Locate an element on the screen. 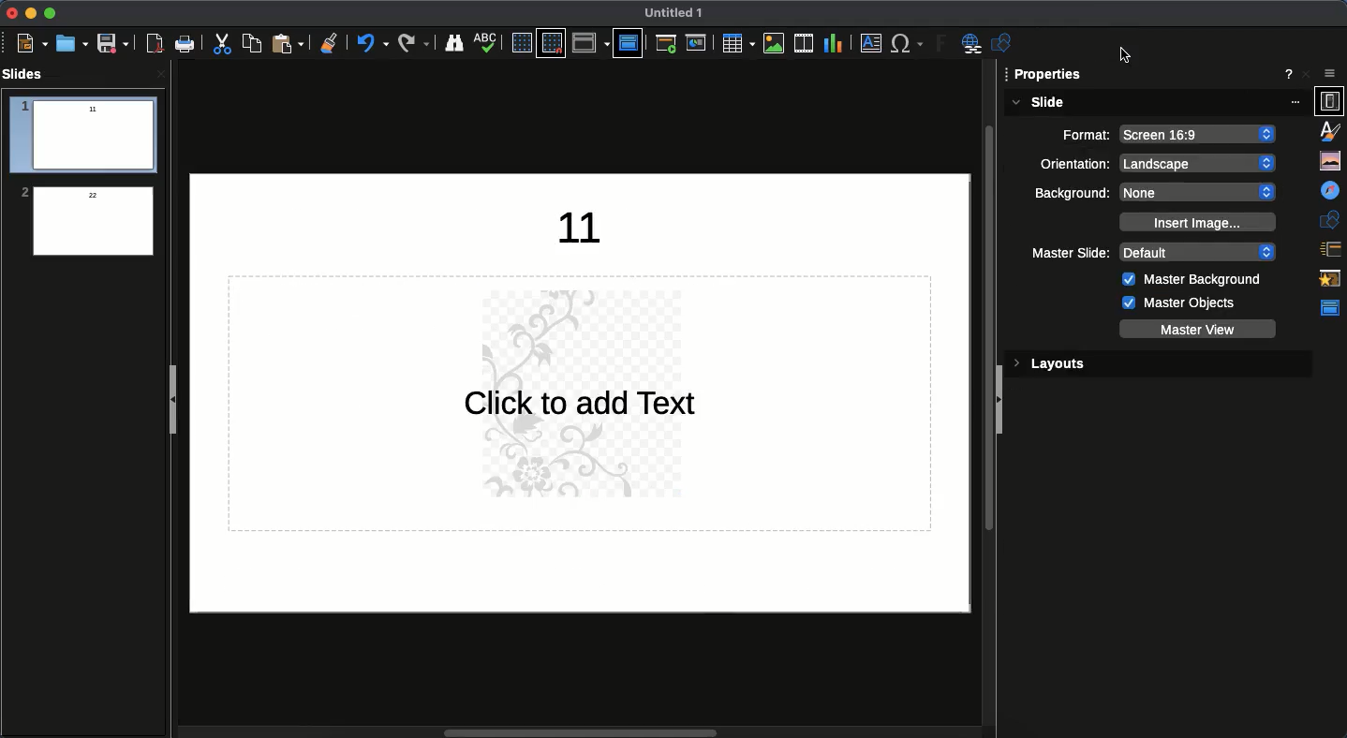 Image resolution: width=1347 pixels, height=738 pixels. Master view is located at coordinates (1201, 330).